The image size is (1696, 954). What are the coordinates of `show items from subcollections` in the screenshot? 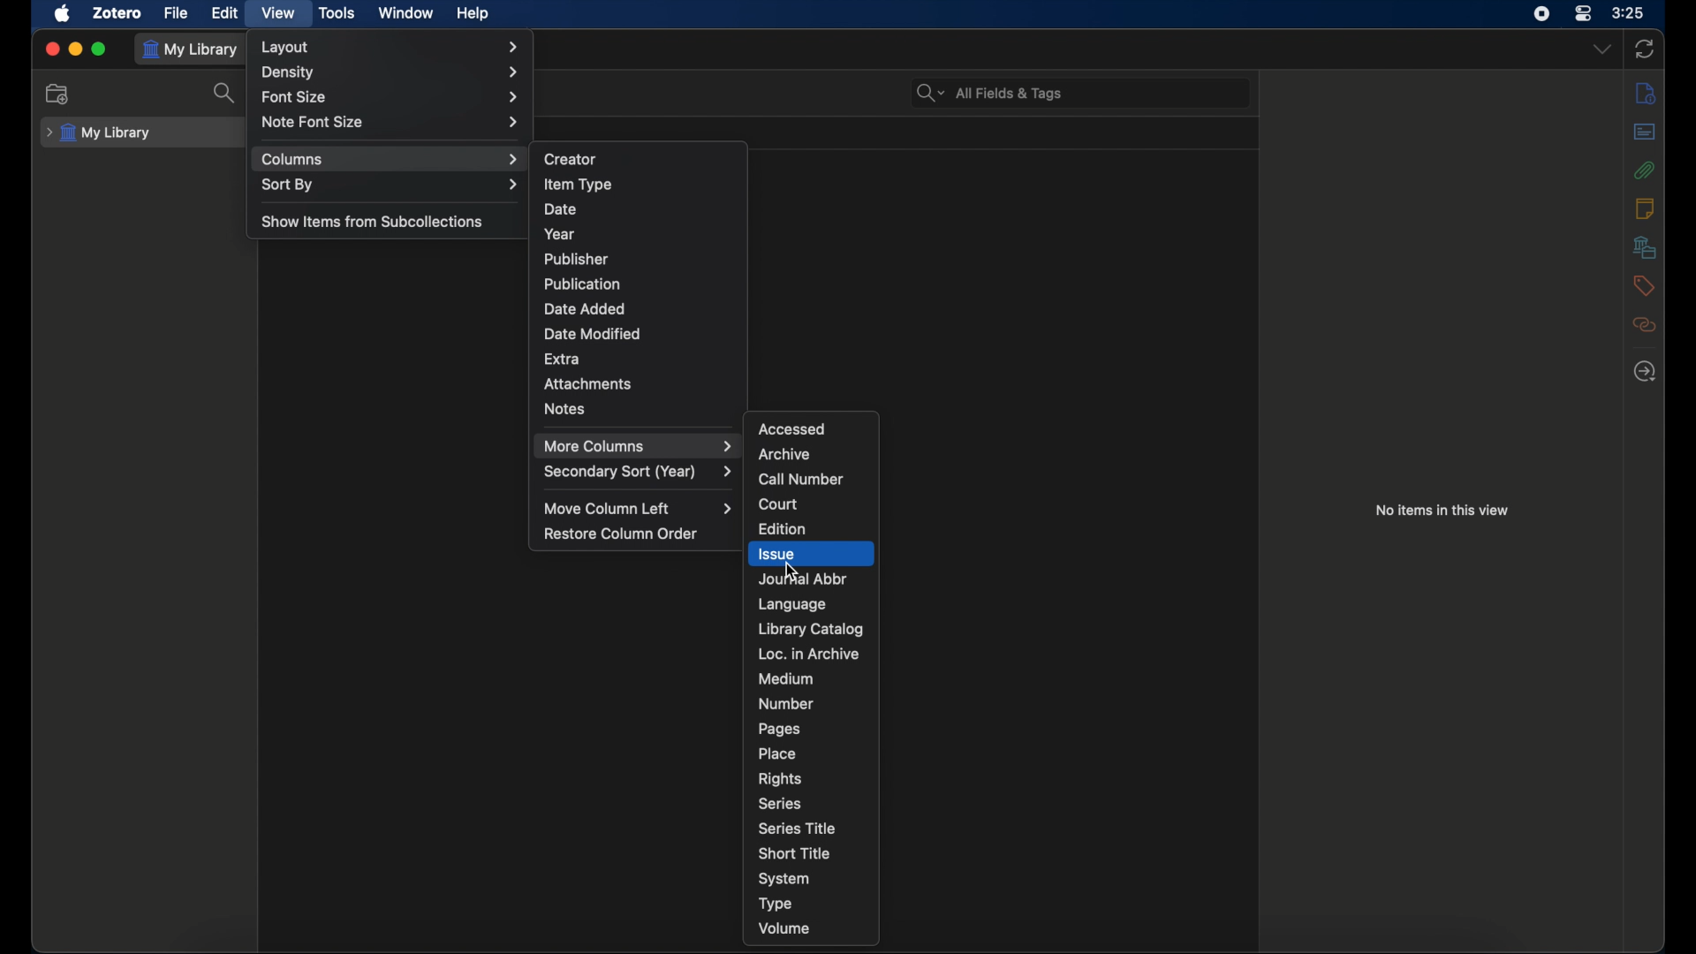 It's located at (373, 222).